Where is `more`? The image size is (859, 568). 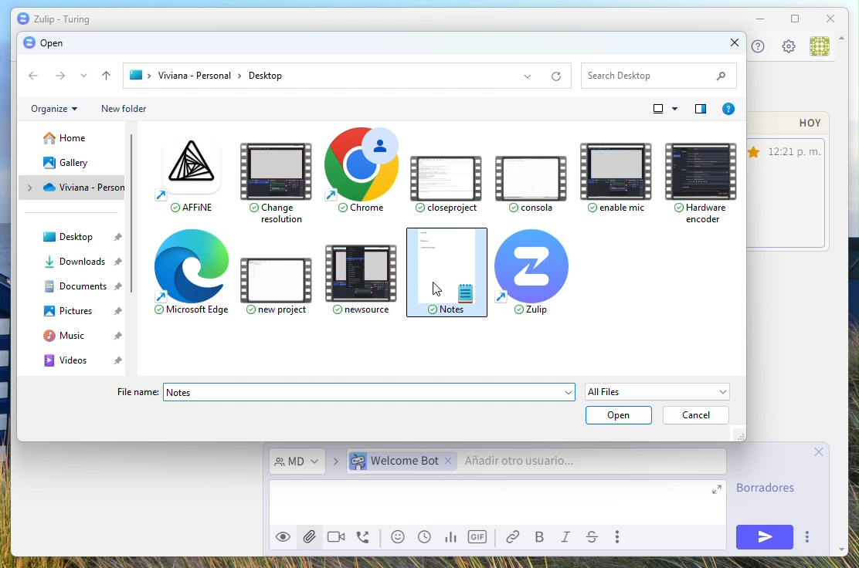 more is located at coordinates (806, 537).